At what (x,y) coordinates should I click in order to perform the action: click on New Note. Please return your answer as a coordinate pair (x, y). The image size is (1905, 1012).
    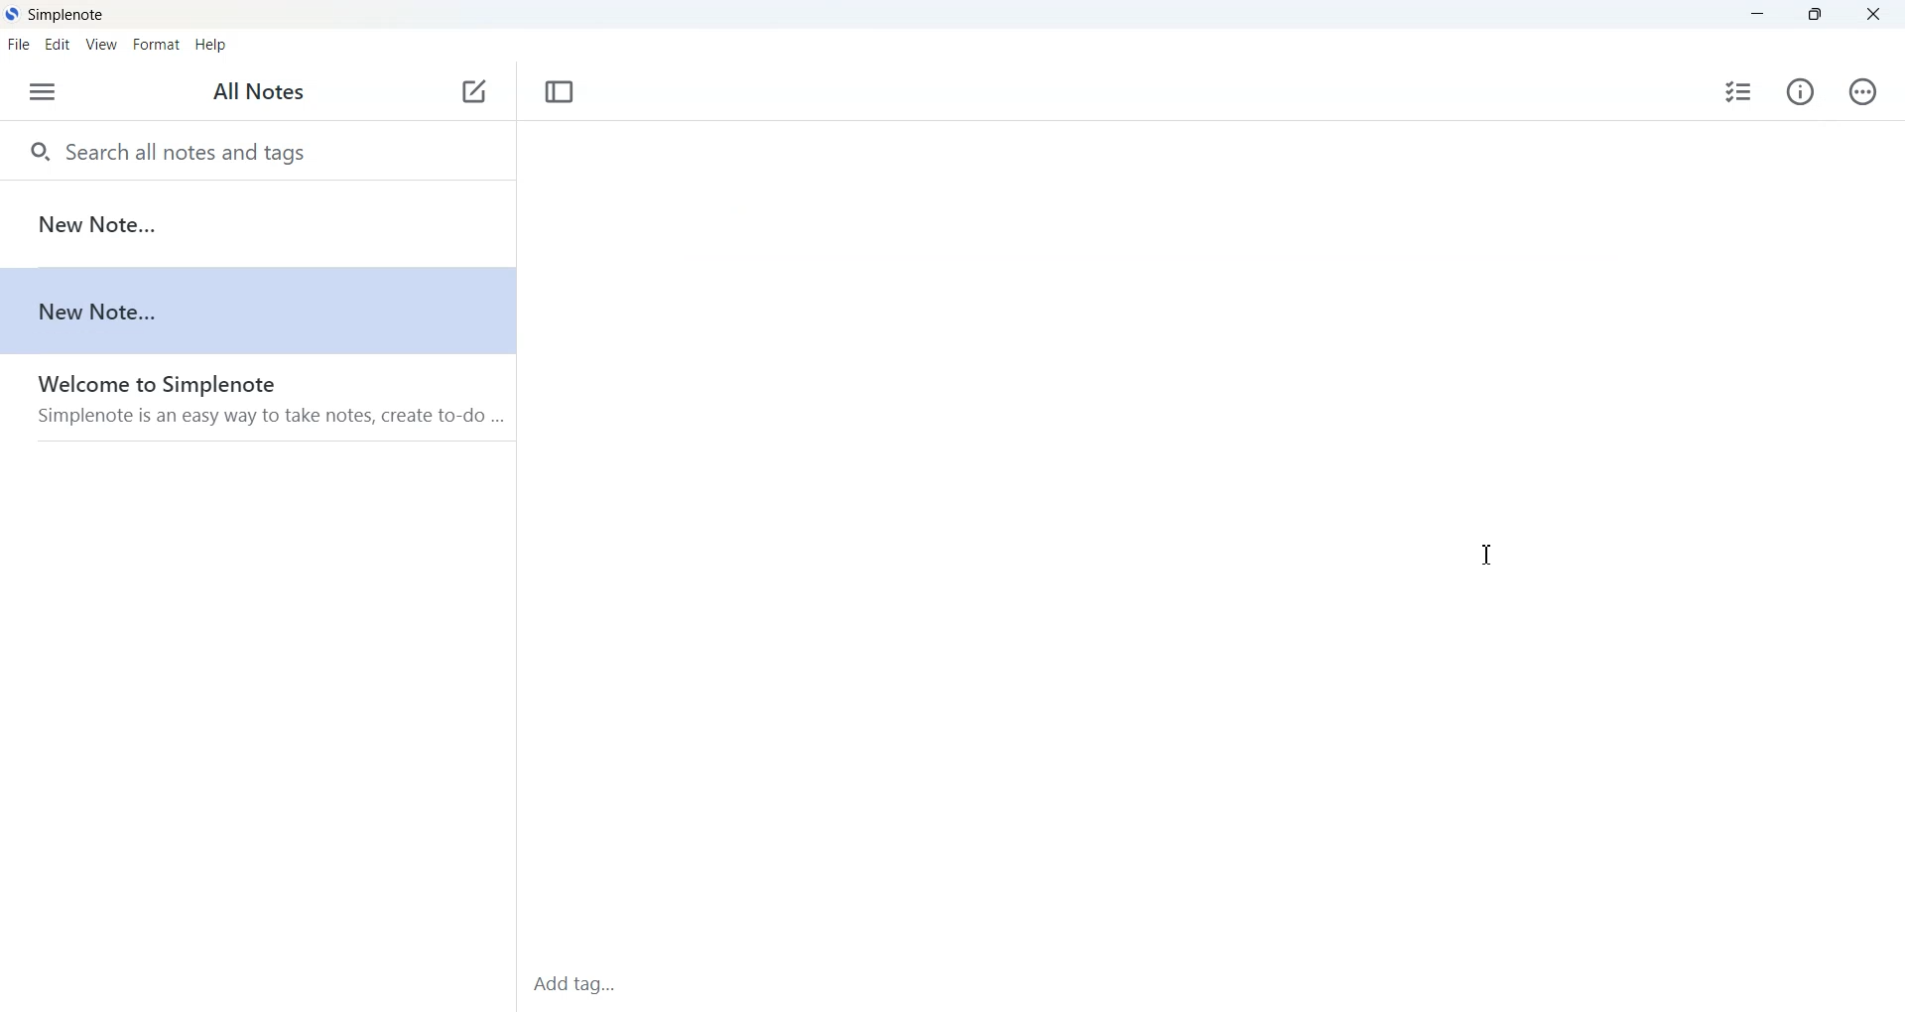
    Looking at the image, I should click on (256, 311).